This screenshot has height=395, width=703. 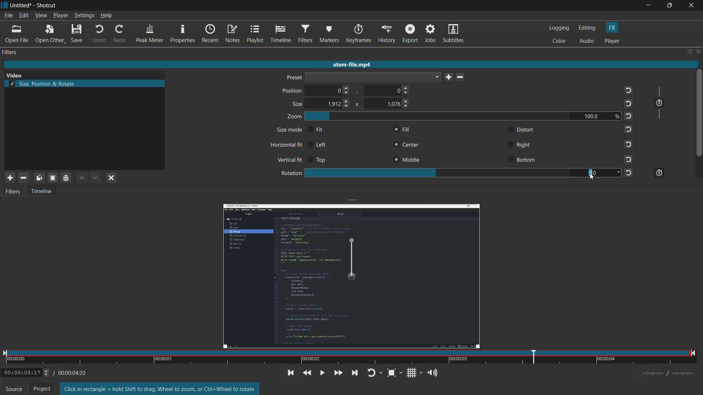 I want to click on save filter set, so click(x=66, y=178).